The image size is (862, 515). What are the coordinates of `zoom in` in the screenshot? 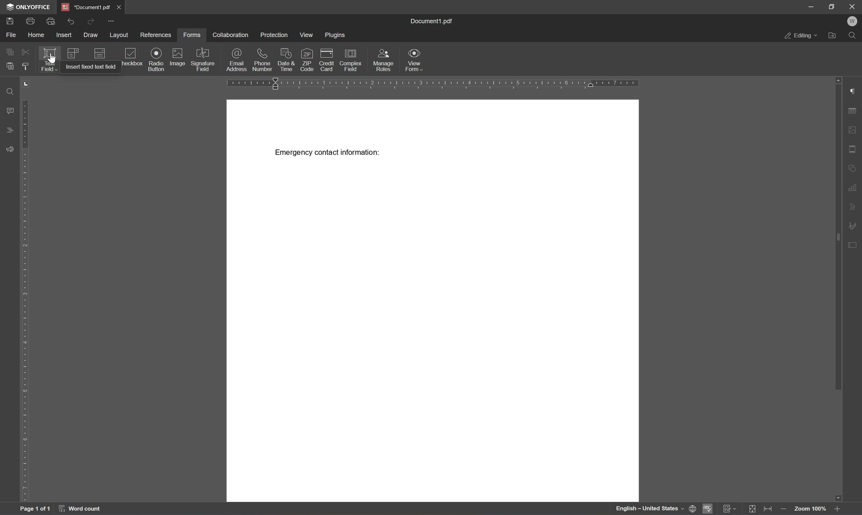 It's located at (837, 509).